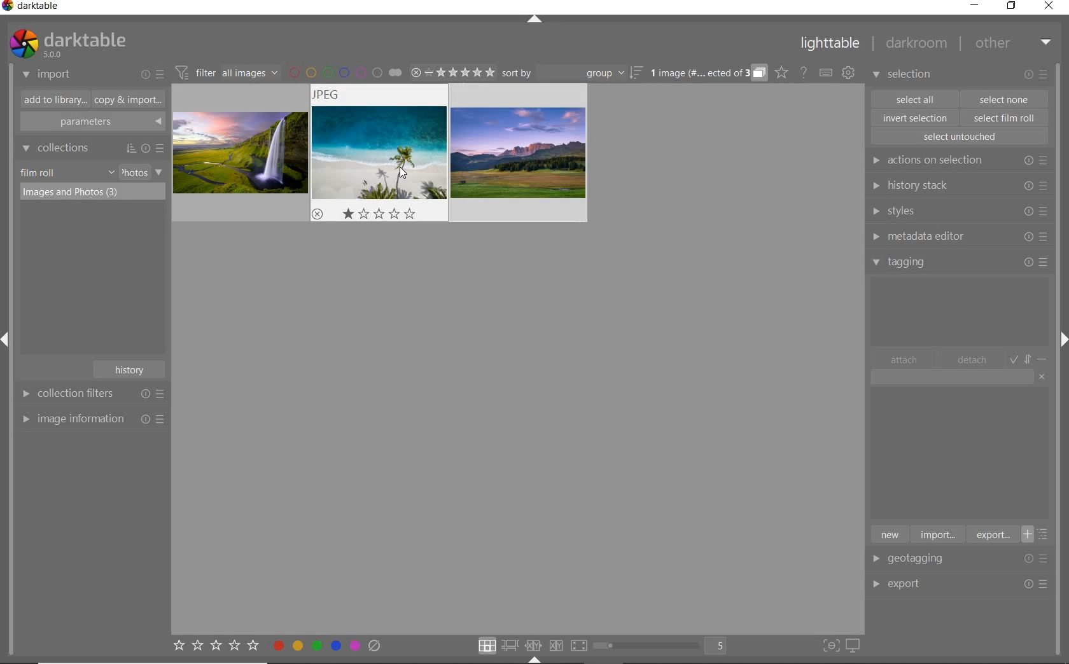  I want to click on collection filters, so click(91, 393).